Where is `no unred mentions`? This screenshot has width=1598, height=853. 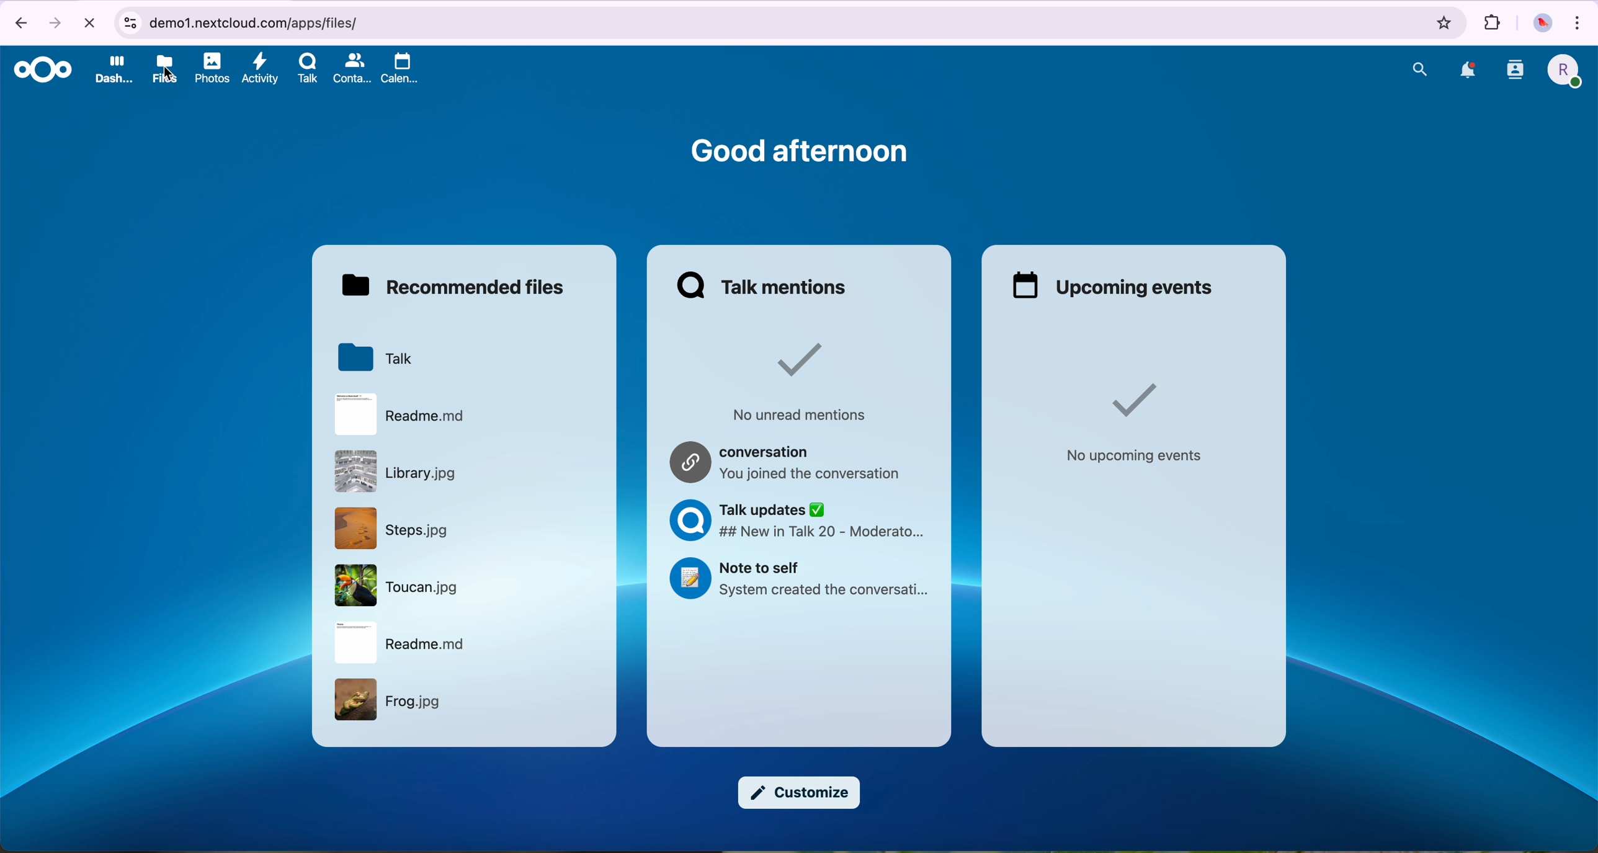
no unred mentions is located at coordinates (798, 413).